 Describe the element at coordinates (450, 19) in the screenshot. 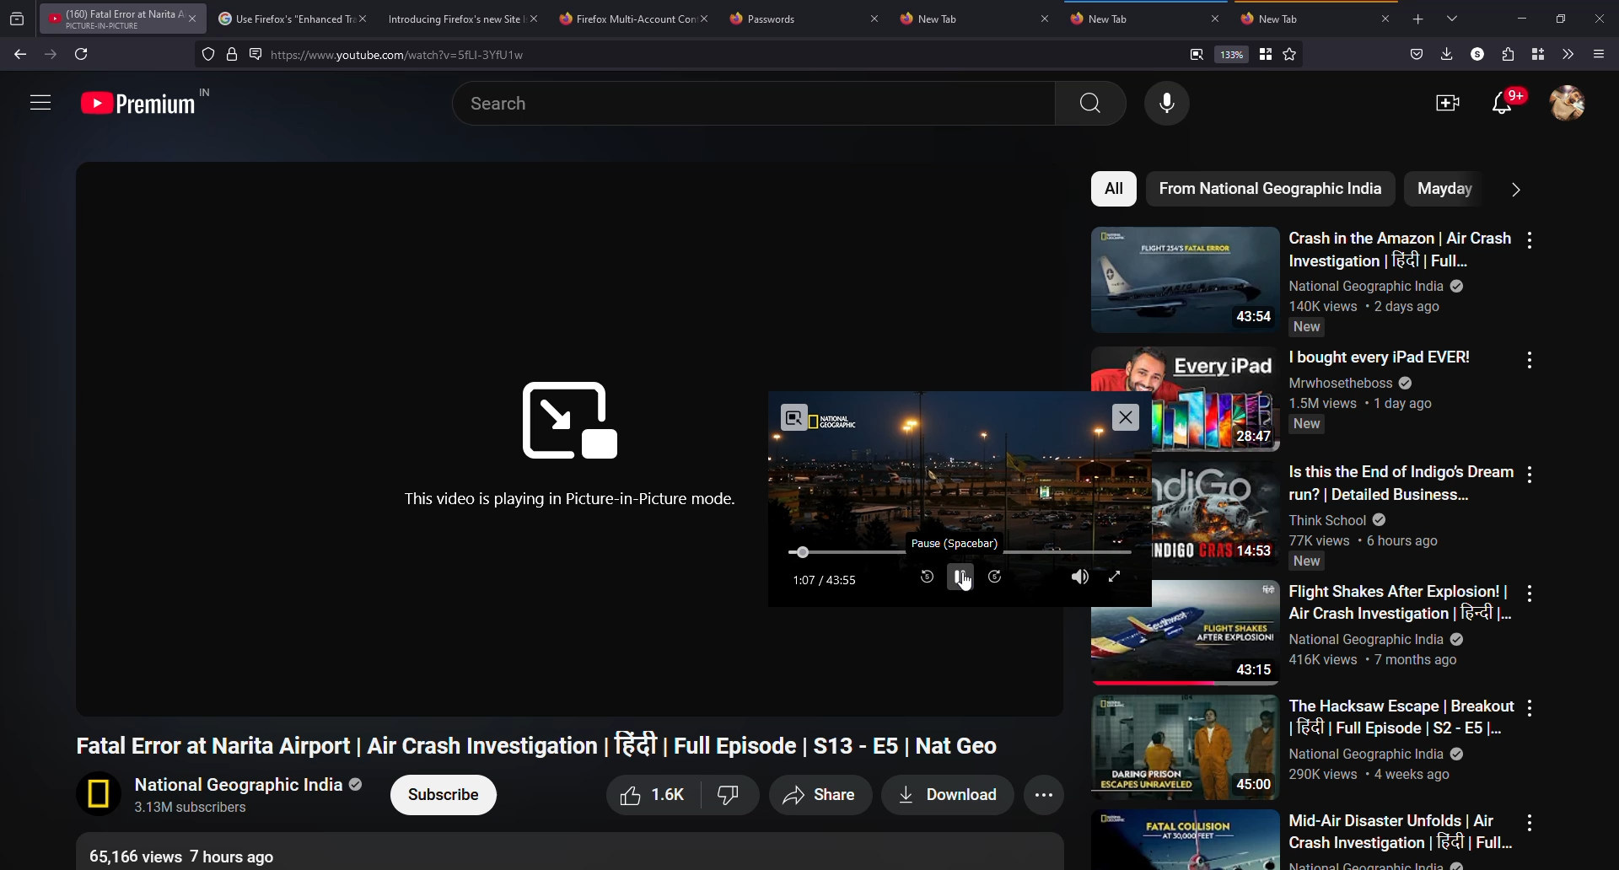

I see `Introducing Firefox tab` at that location.